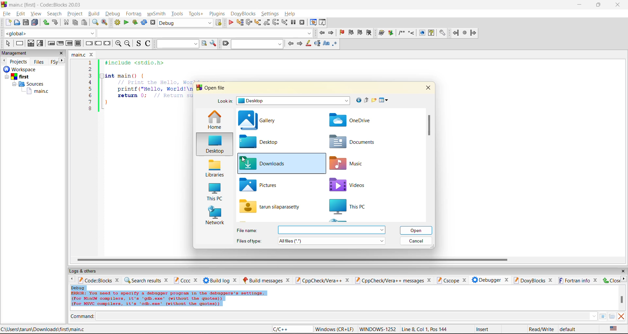  I want to click on build and run, so click(135, 23).